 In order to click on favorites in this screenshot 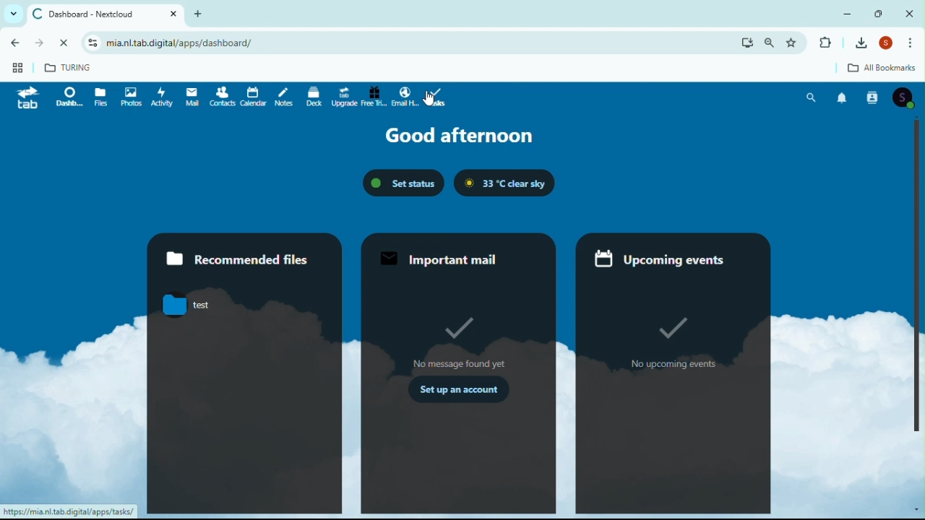, I will do `click(796, 42)`.